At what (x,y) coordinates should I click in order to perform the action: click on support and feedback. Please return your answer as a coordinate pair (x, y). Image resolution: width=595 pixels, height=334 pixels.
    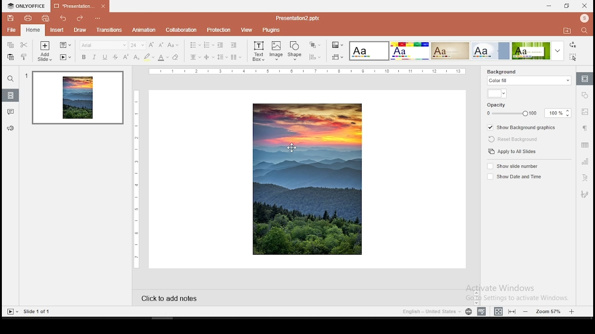
    Looking at the image, I should click on (10, 129).